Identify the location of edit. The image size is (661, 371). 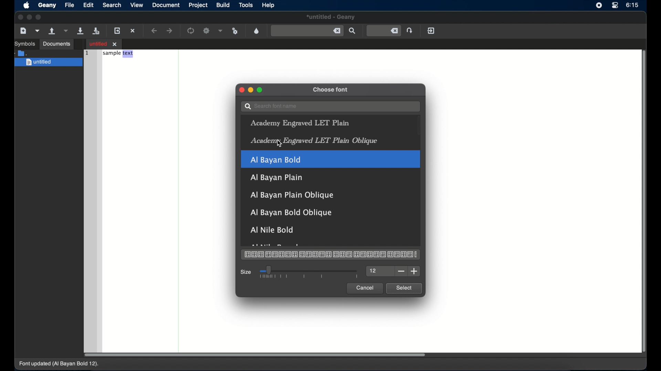
(89, 5).